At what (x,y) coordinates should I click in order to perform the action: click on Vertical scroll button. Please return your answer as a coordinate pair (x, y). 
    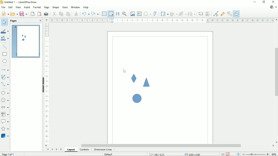
    Looking at the image, I should click on (276, 142).